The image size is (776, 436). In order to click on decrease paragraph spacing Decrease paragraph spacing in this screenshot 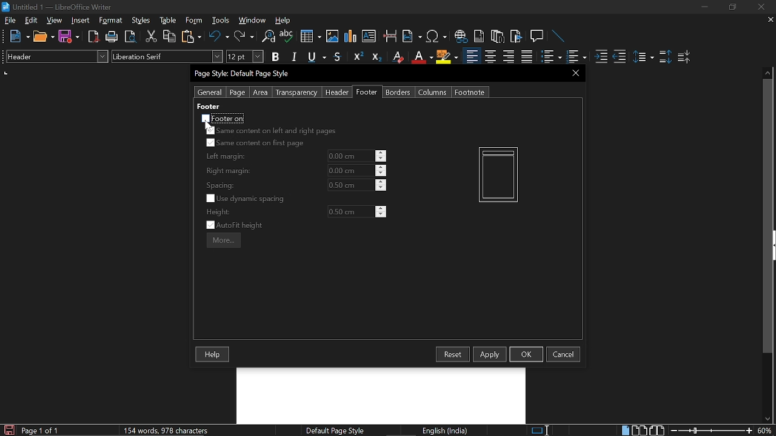, I will do `click(685, 56)`.